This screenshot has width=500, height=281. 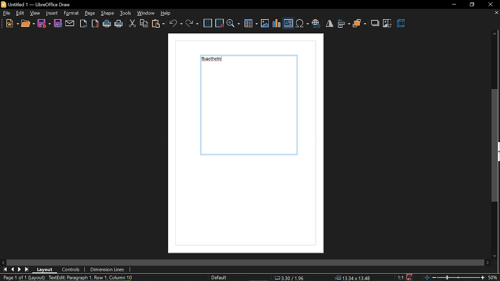 What do you see at coordinates (251, 24) in the screenshot?
I see `Insert table` at bounding box center [251, 24].